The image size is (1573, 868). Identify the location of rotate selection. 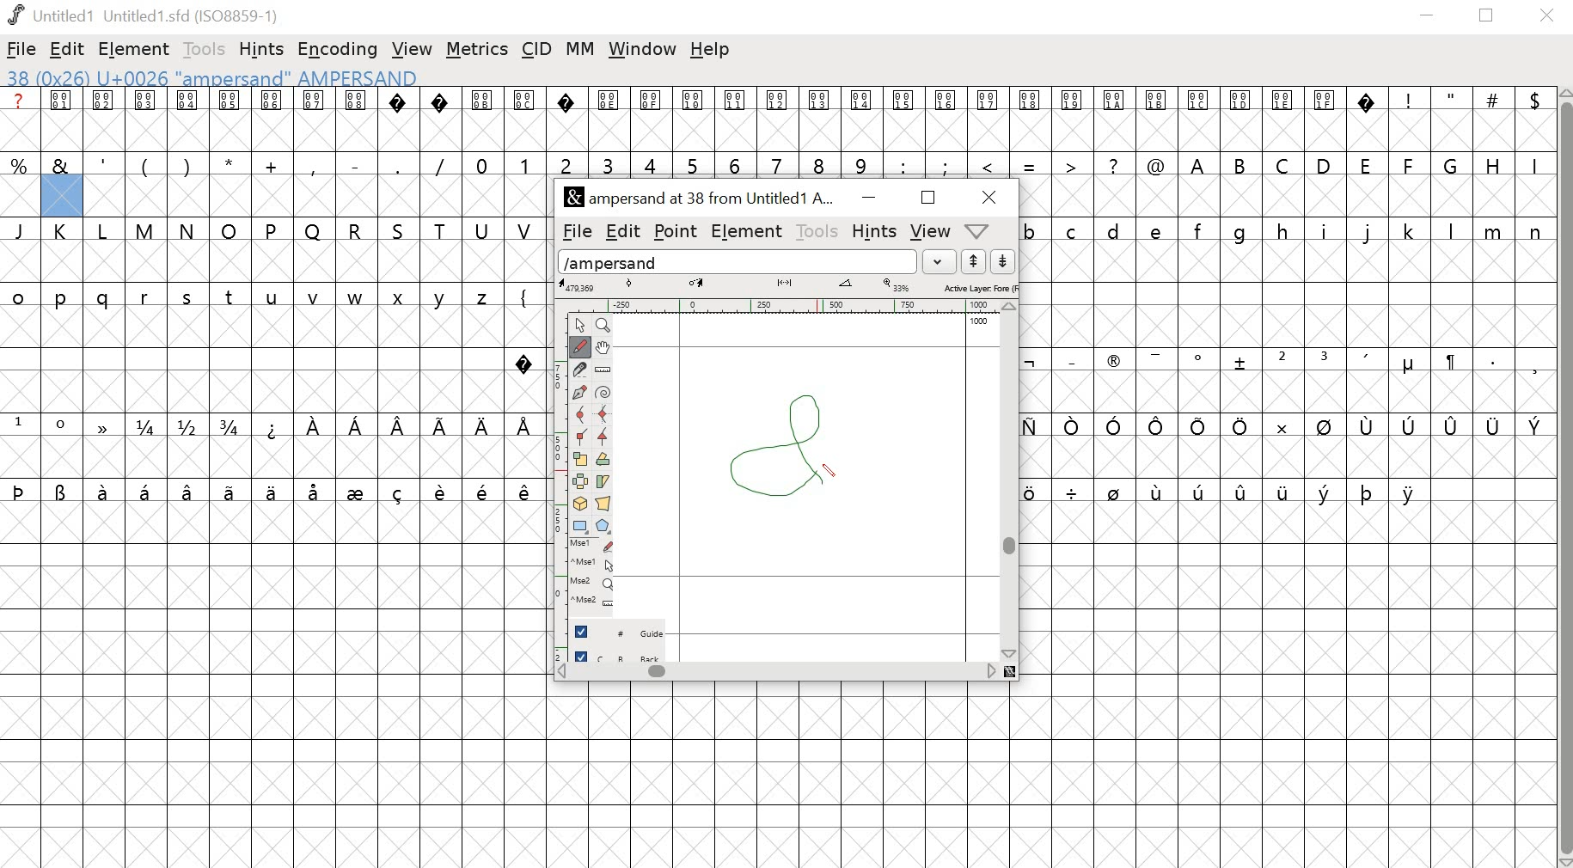
(603, 461).